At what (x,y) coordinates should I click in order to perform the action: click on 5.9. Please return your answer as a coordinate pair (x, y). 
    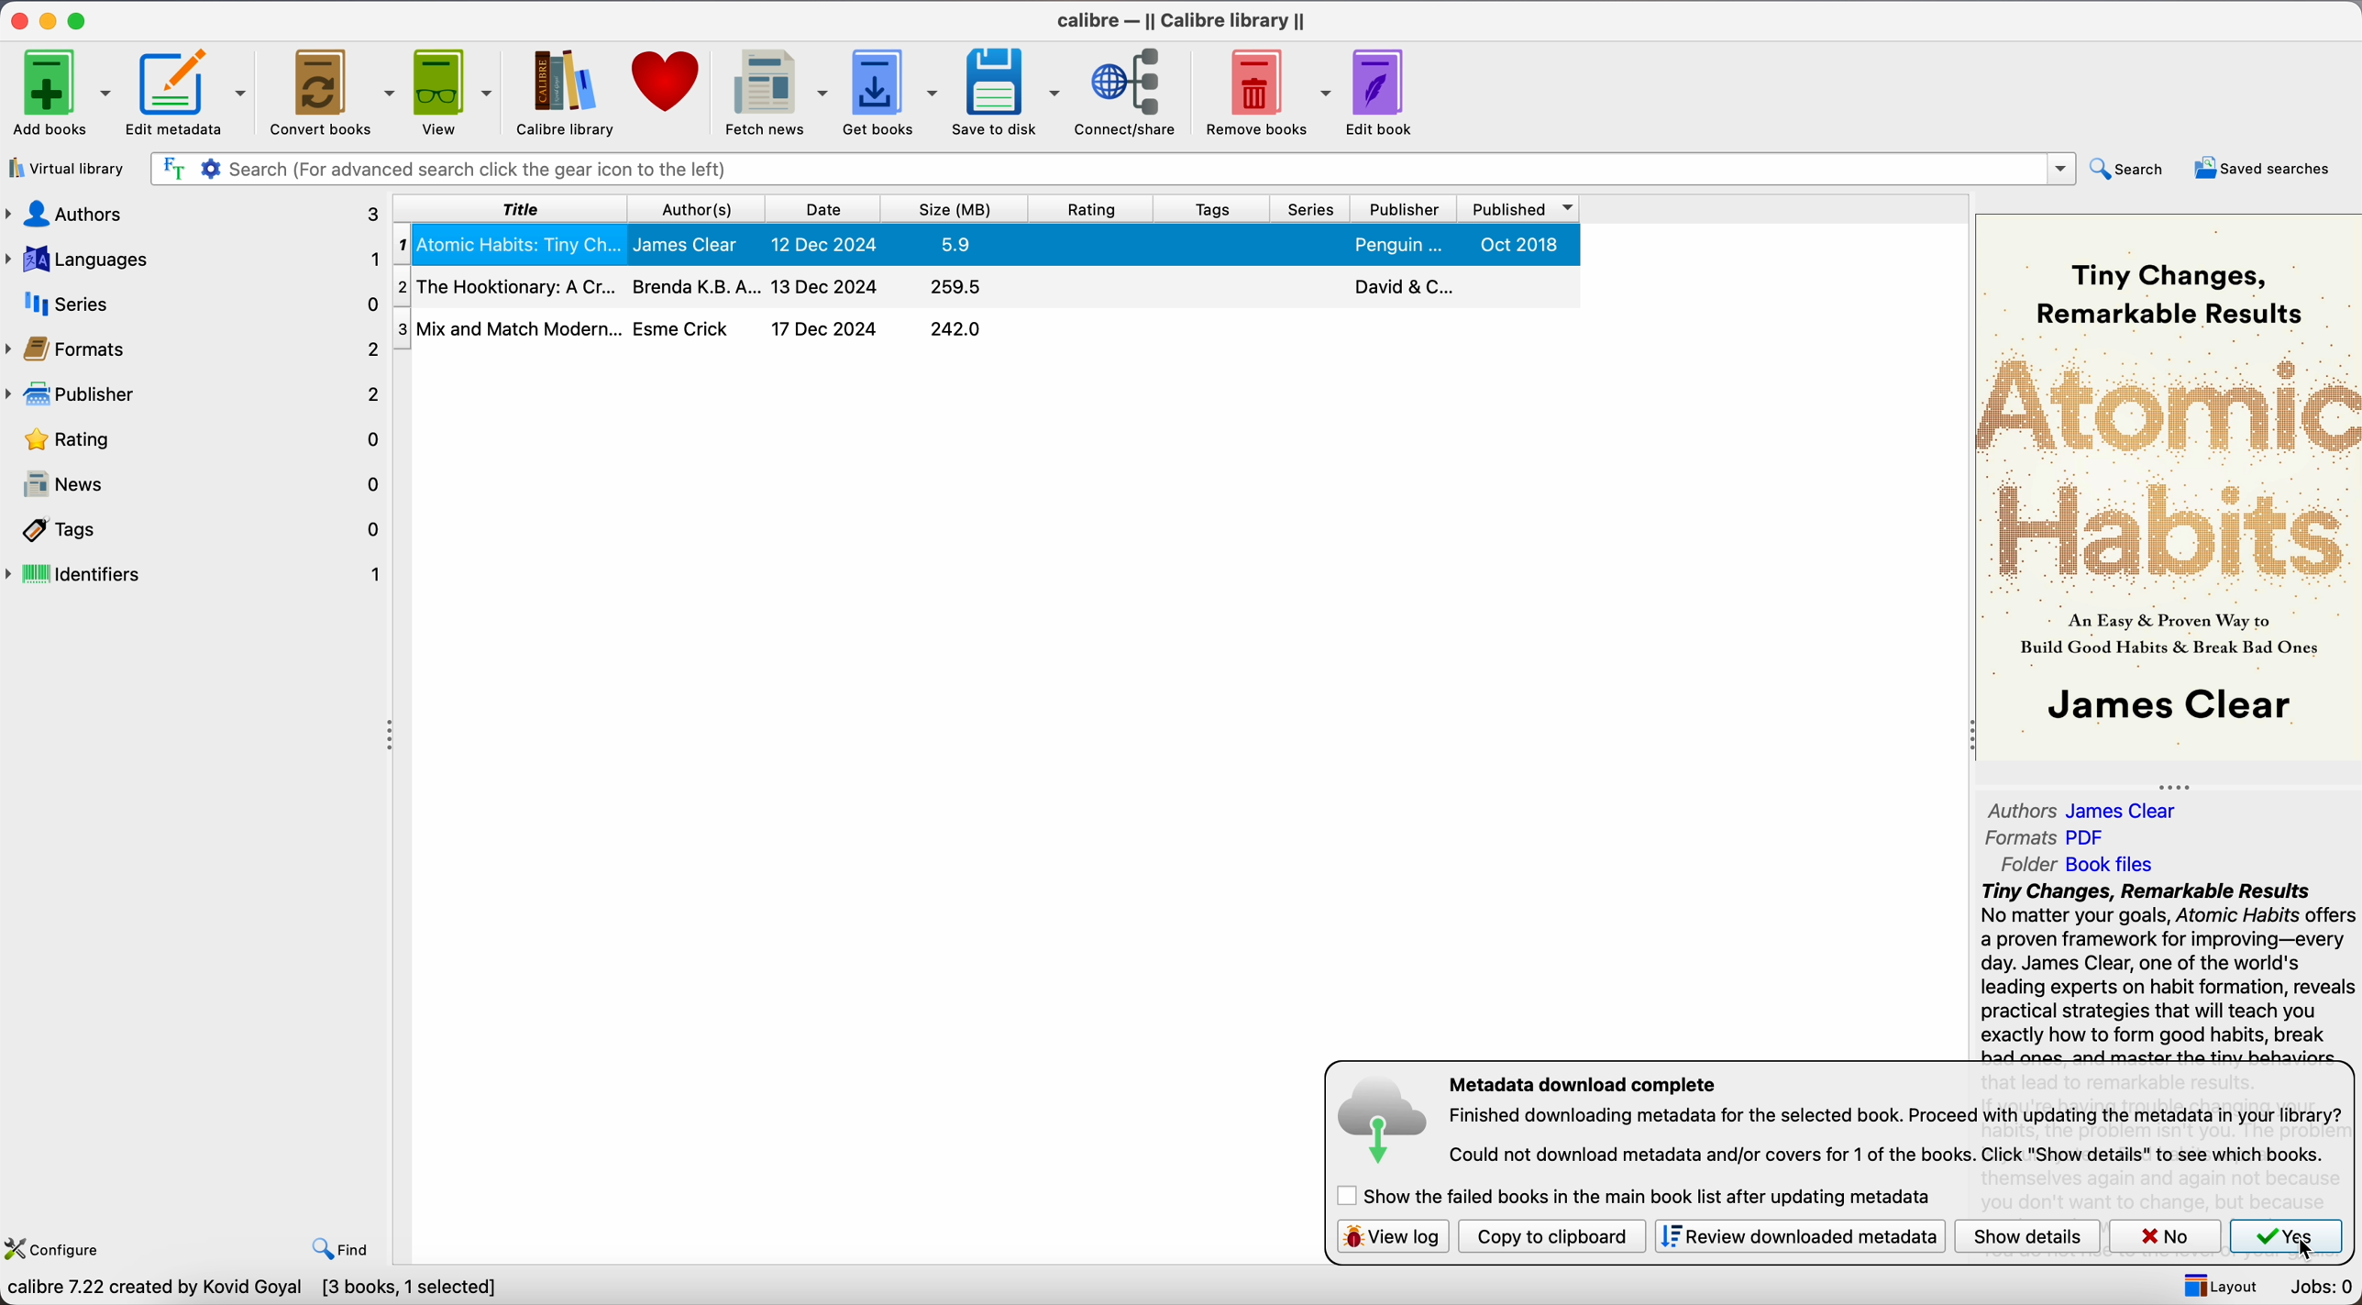
    Looking at the image, I should click on (957, 244).